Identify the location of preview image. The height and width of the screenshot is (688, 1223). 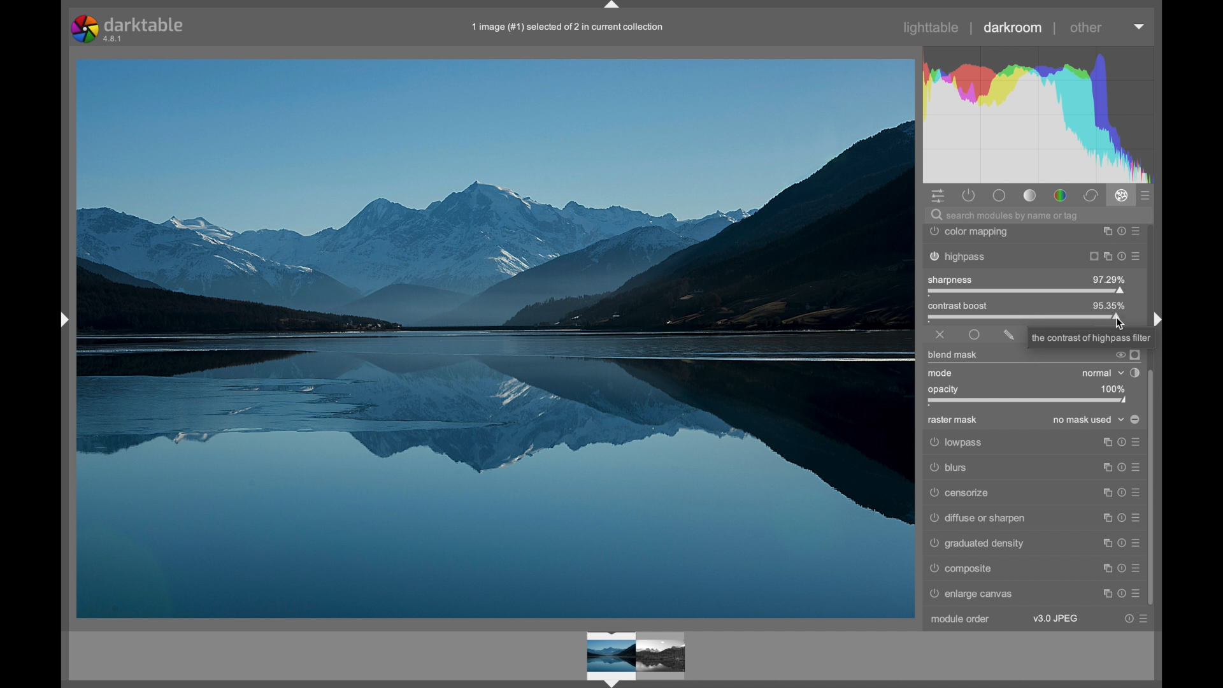
(641, 655).